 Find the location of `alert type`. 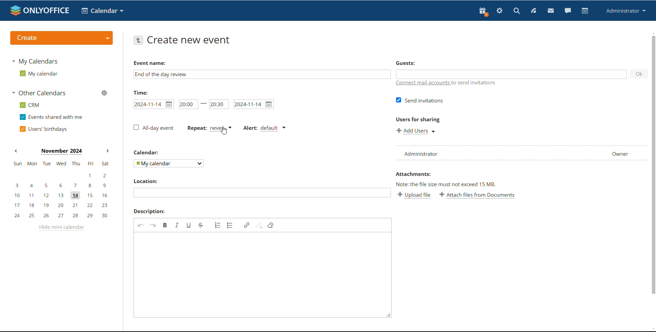

alert type is located at coordinates (264, 128).